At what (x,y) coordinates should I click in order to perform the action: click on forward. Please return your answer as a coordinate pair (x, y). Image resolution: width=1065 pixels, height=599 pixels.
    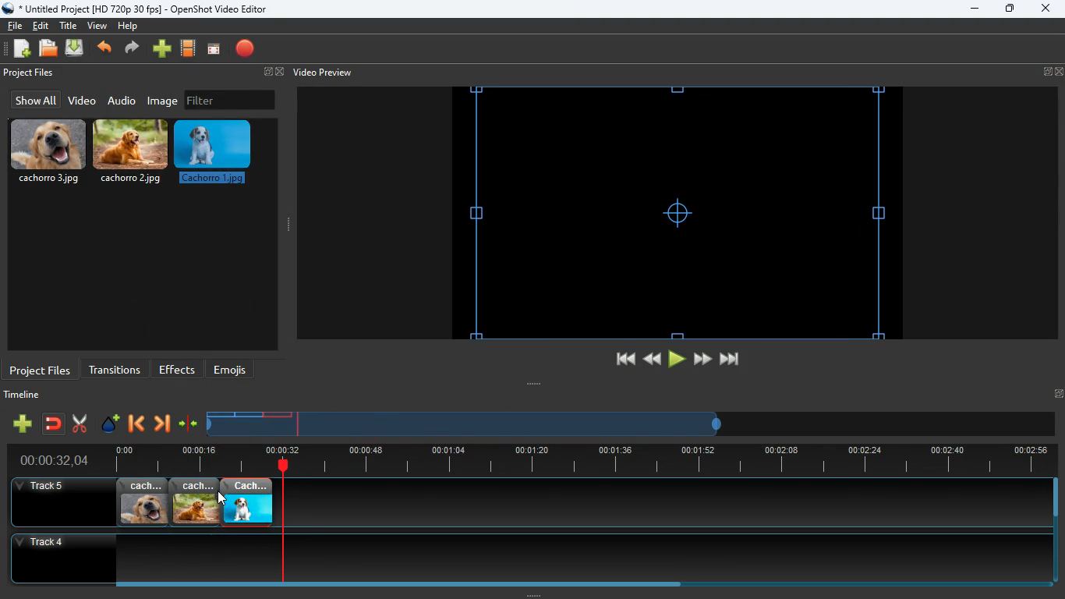
    Looking at the image, I should click on (702, 360).